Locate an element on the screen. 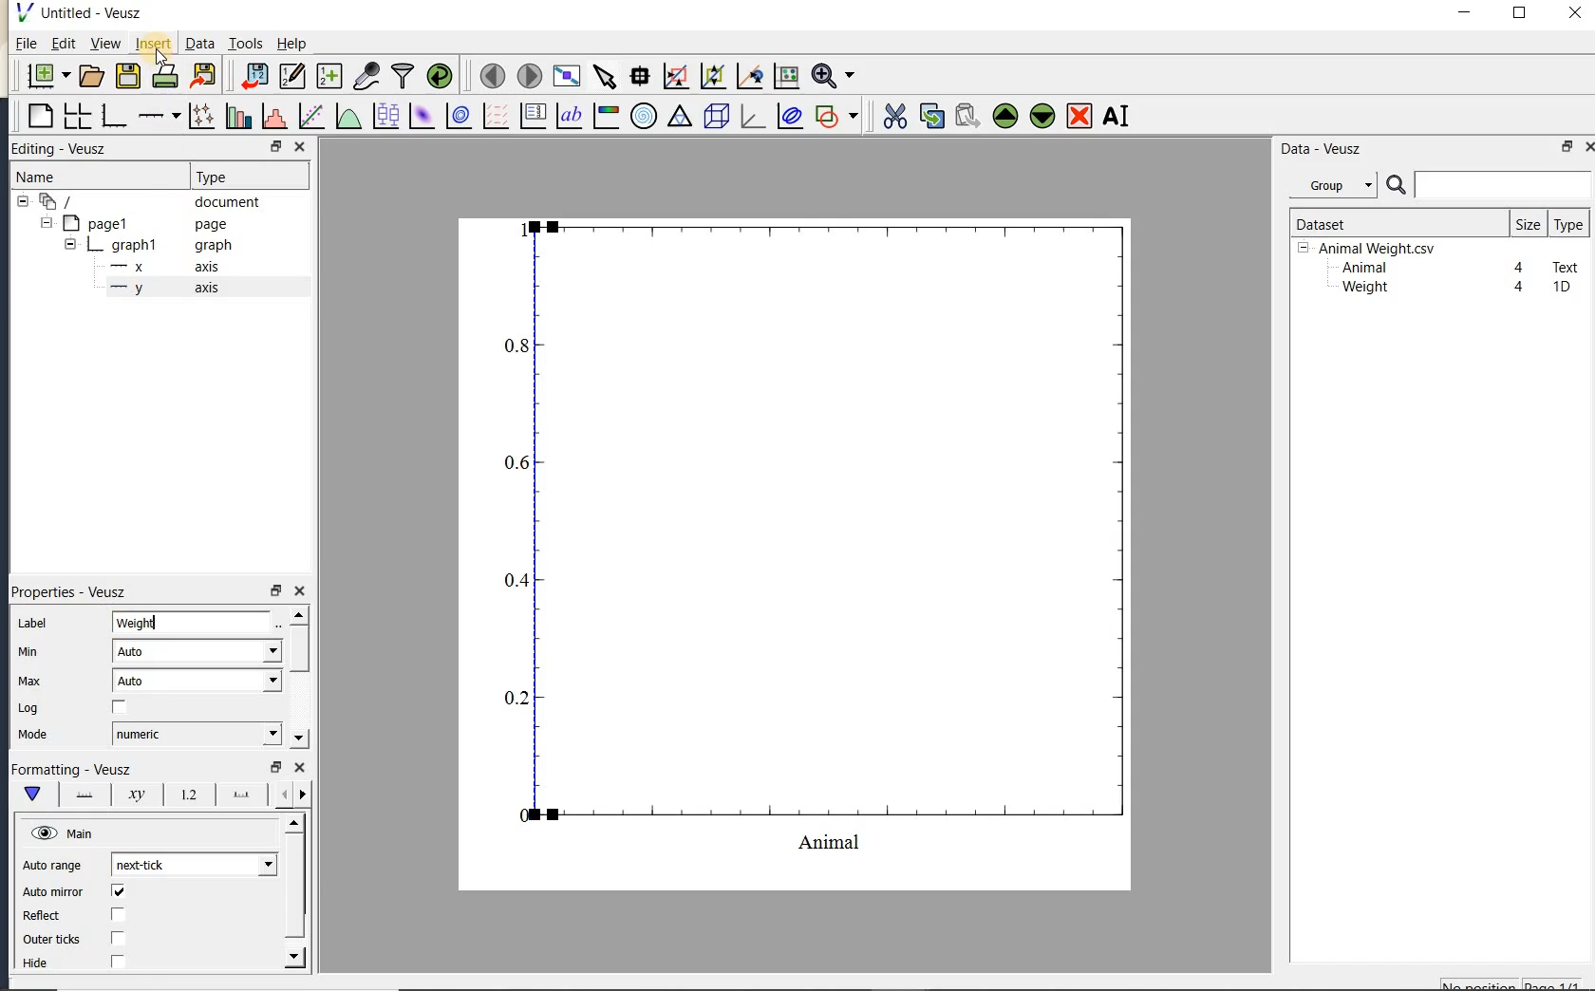 Image resolution: width=1595 pixels, height=991 pixels. Data-Veusz is located at coordinates (1322, 149).